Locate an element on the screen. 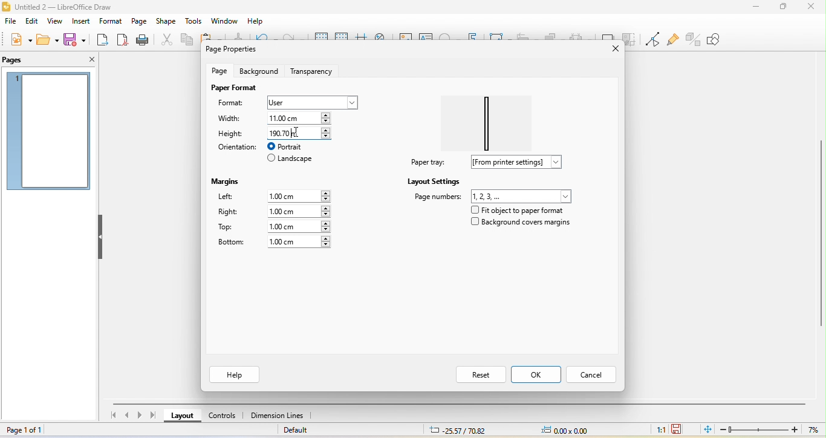 The image size is (826, 438). click to save the document is located at coordinates (677, 428).